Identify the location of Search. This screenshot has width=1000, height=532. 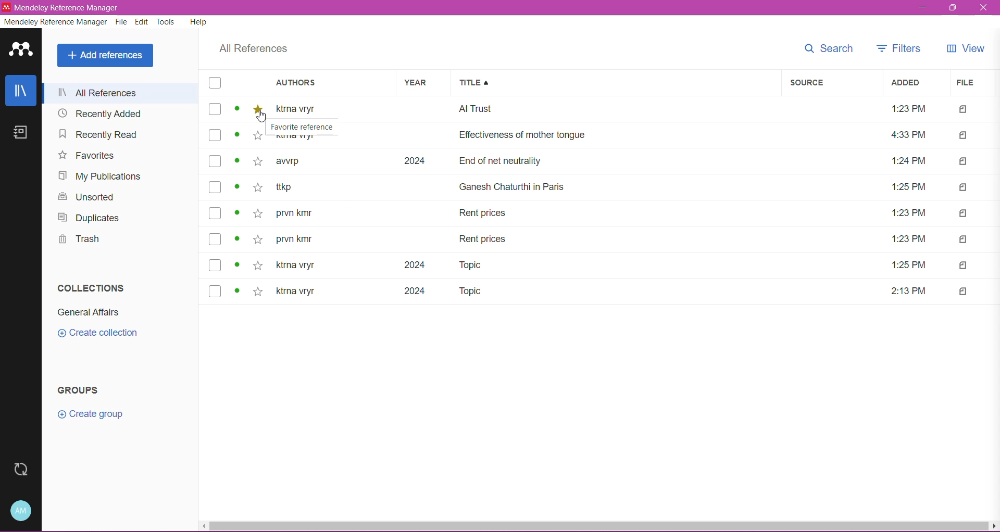
(829, 48).